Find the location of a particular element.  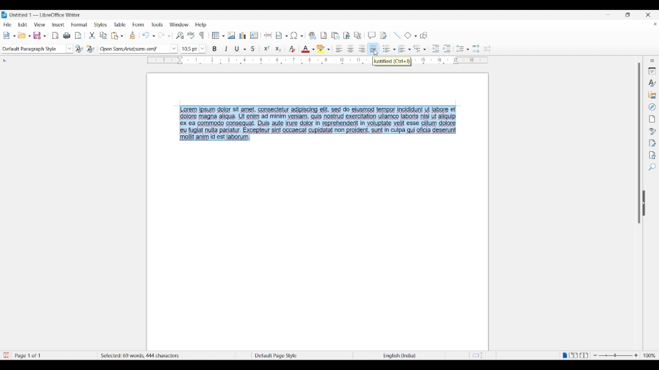

Edit is located at coordinates (23, 24).